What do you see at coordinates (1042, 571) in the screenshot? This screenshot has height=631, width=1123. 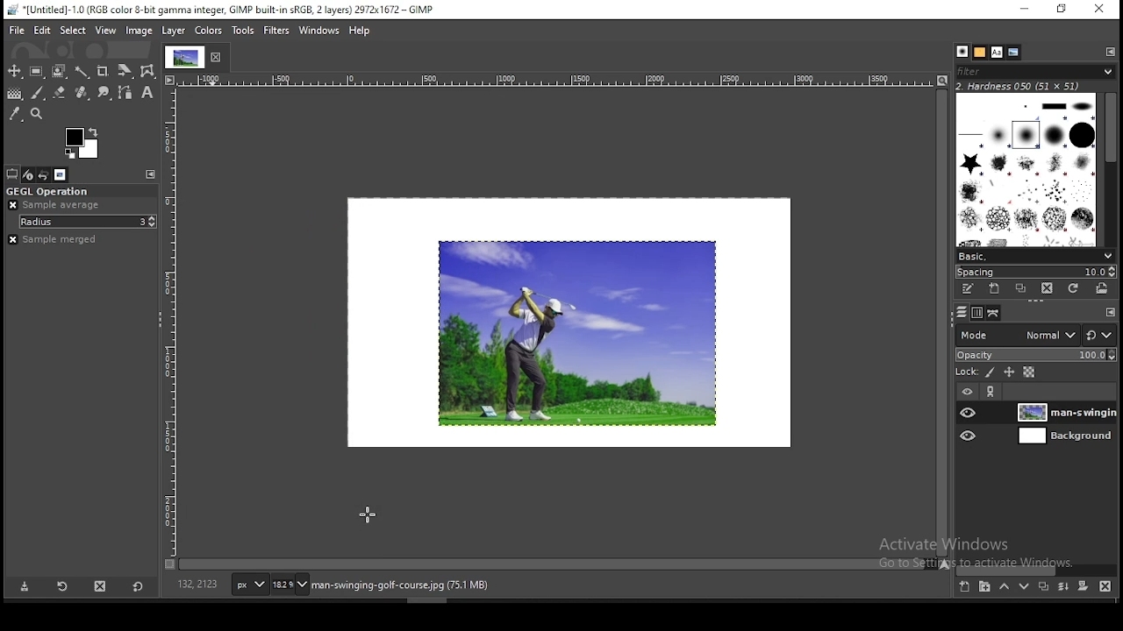 I see `scroll bar` at bounding box center [1042, 571].